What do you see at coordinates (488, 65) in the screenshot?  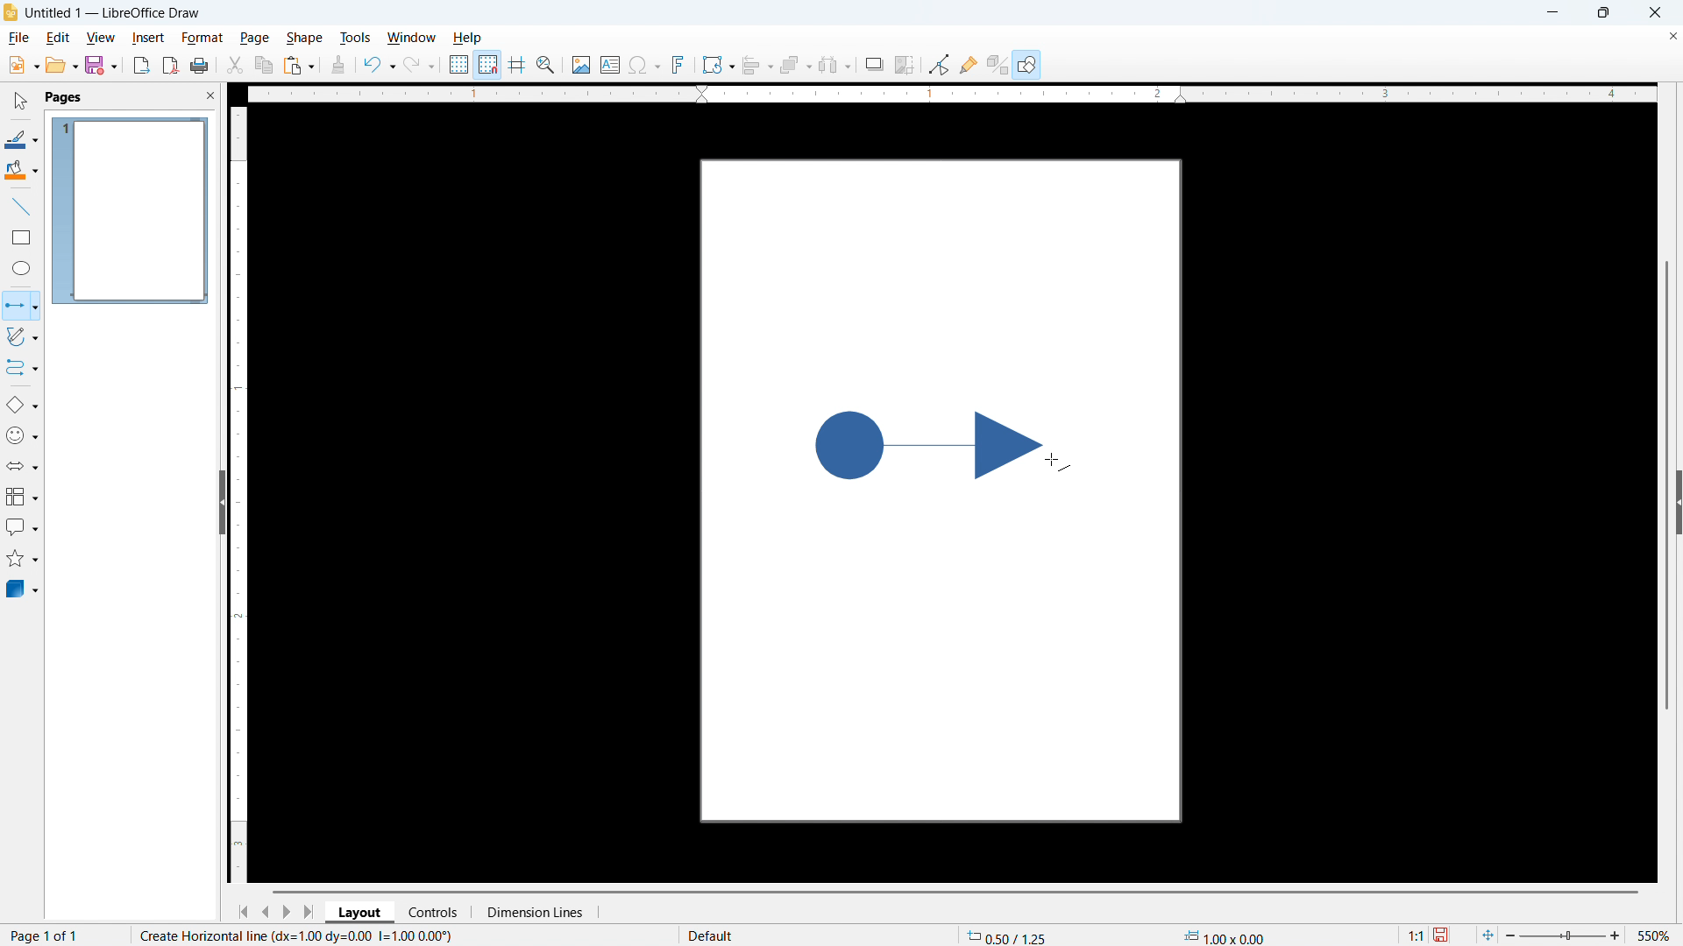 I see `Snap to grid ` at bounding box center [488, 65].